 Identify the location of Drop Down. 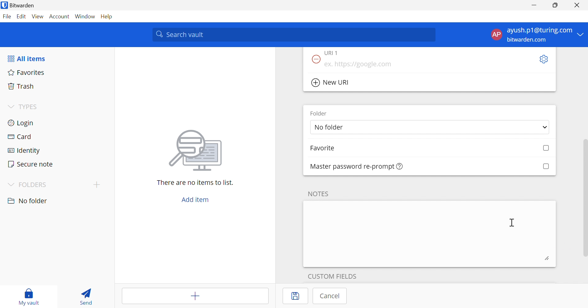
(96, 184).